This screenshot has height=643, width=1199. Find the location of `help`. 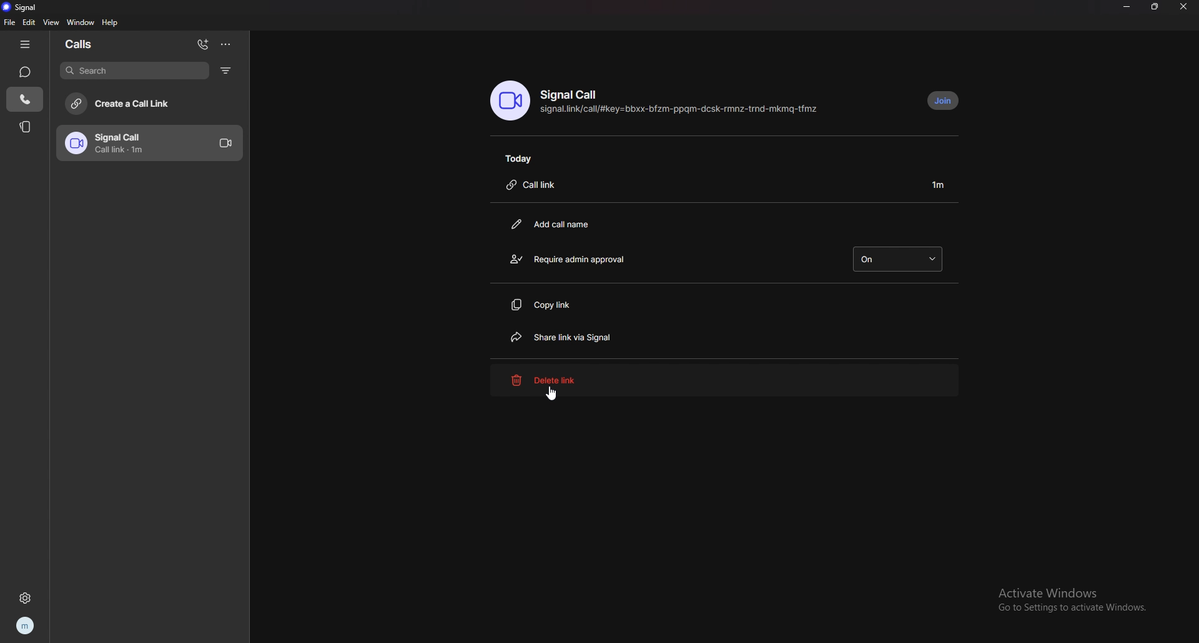

help is located at coordinates (111, 22).